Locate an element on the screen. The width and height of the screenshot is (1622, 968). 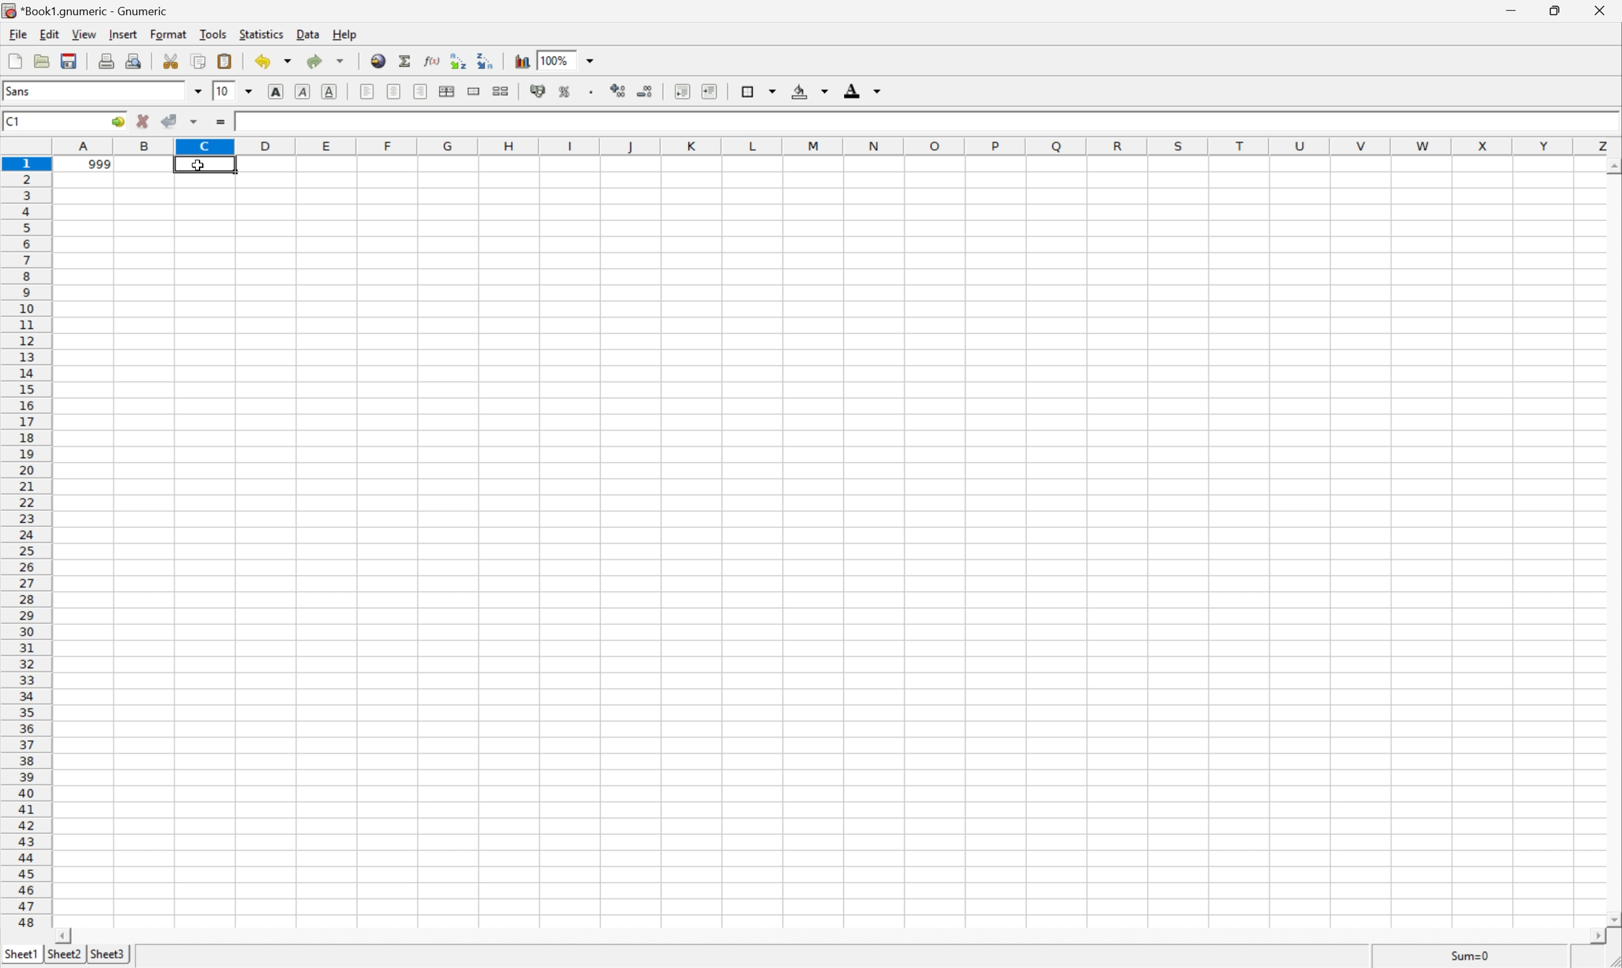
Sort the selected region in descending order based on the first column selected is located at coordinates (484, 61).